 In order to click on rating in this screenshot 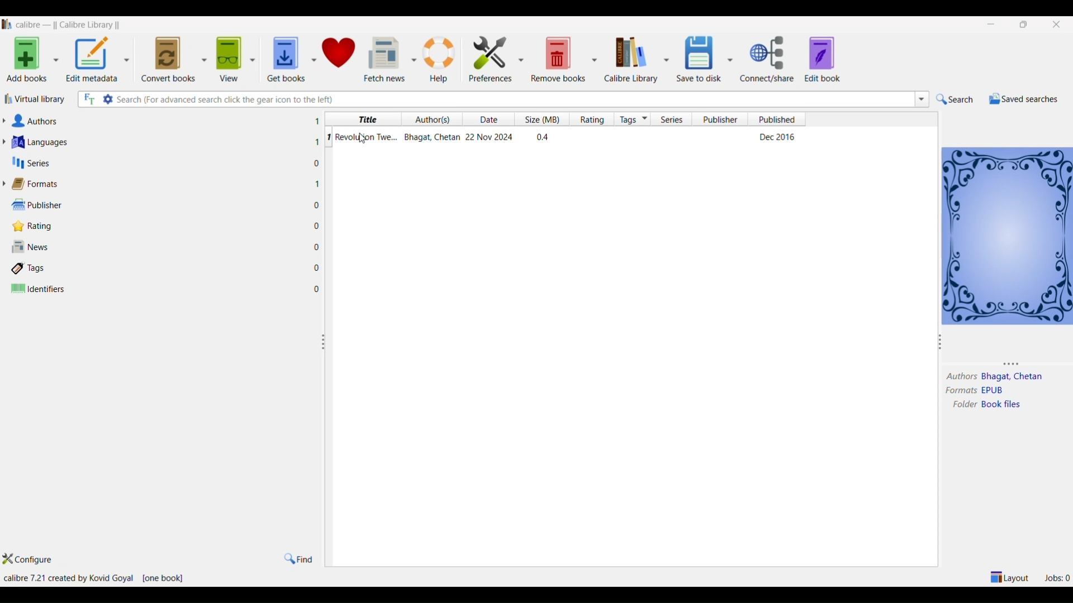, I will do `click(589, 119)`.